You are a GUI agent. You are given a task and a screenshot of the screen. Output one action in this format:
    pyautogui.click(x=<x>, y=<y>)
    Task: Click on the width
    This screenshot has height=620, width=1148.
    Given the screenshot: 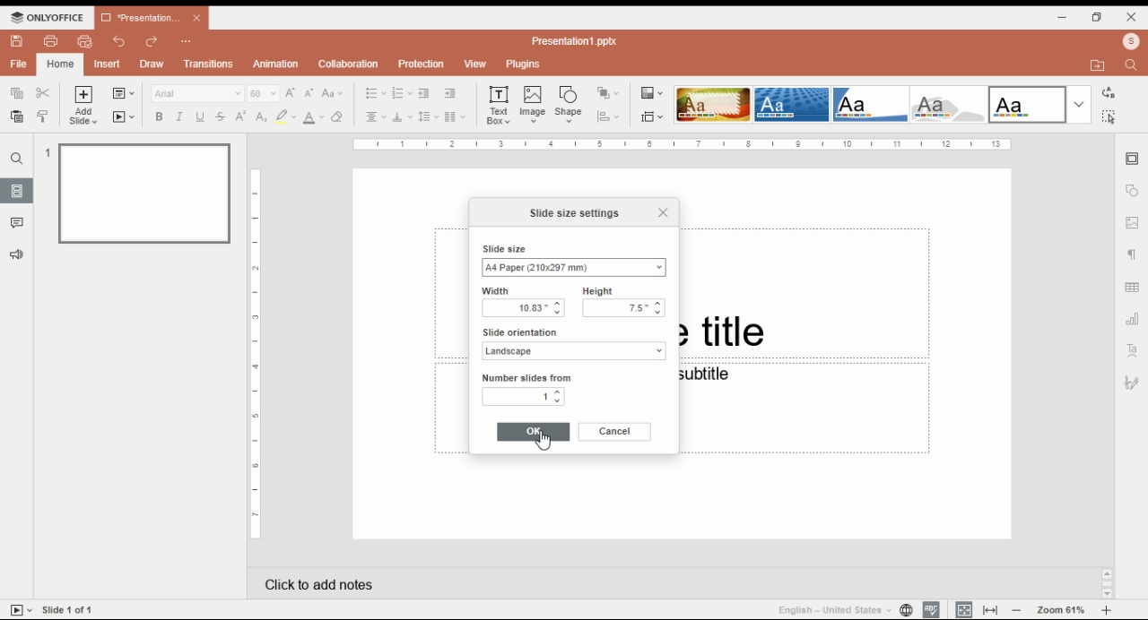 What is the action you would take?
    pyautogui.click(x=518, y=291)
    